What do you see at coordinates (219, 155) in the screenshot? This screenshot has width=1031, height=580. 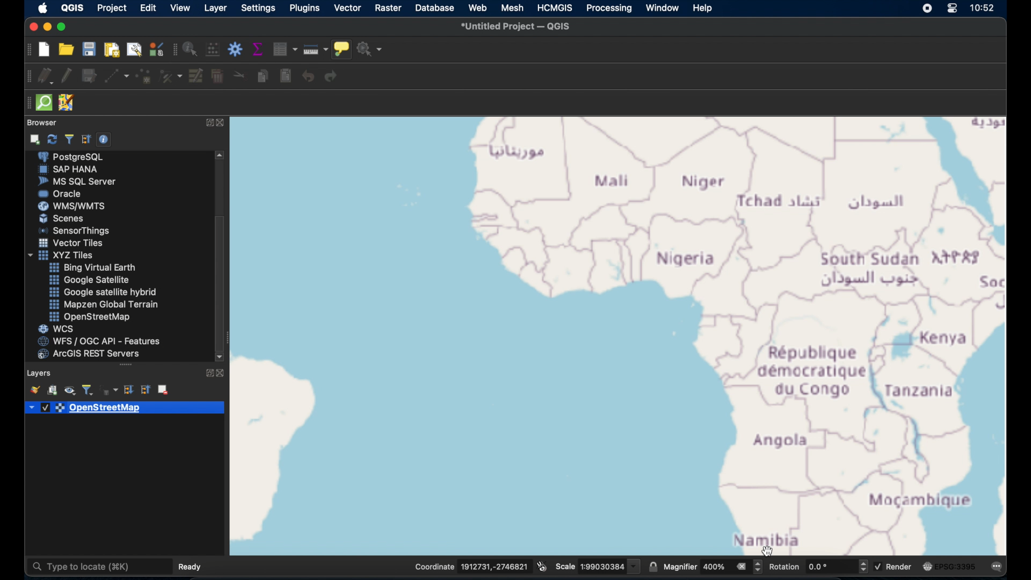 I see `scroll up arrow` at bounding box center [219, 155].